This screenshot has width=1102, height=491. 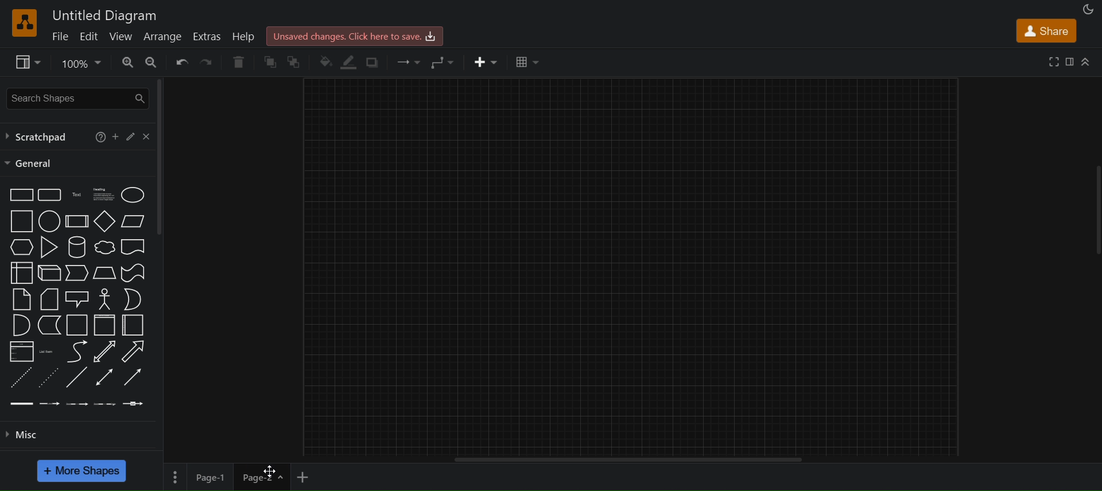 I want to click on text, so click(x=77, y=194).